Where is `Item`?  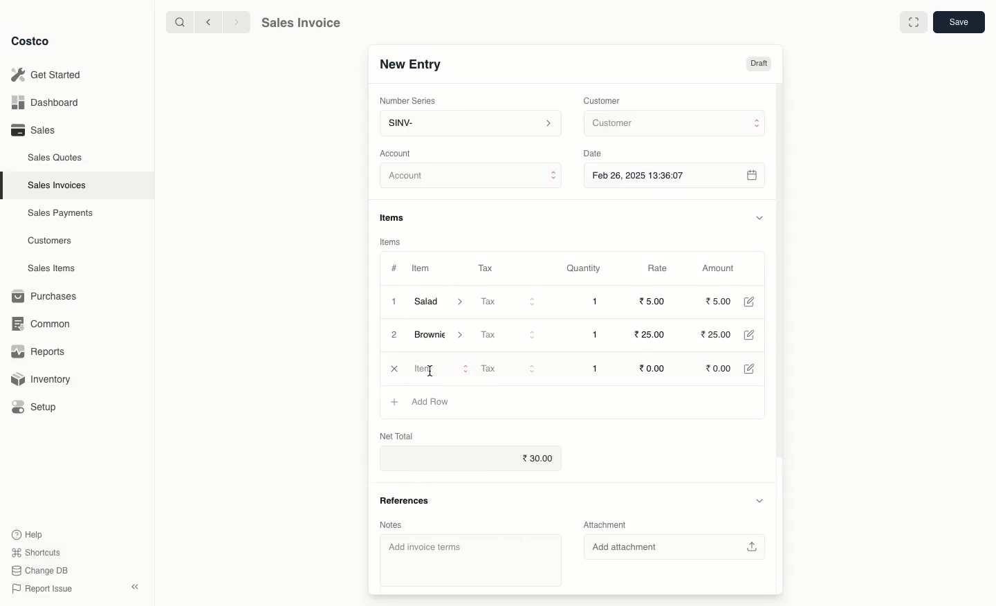 Item is located at coordinates (438, 369).